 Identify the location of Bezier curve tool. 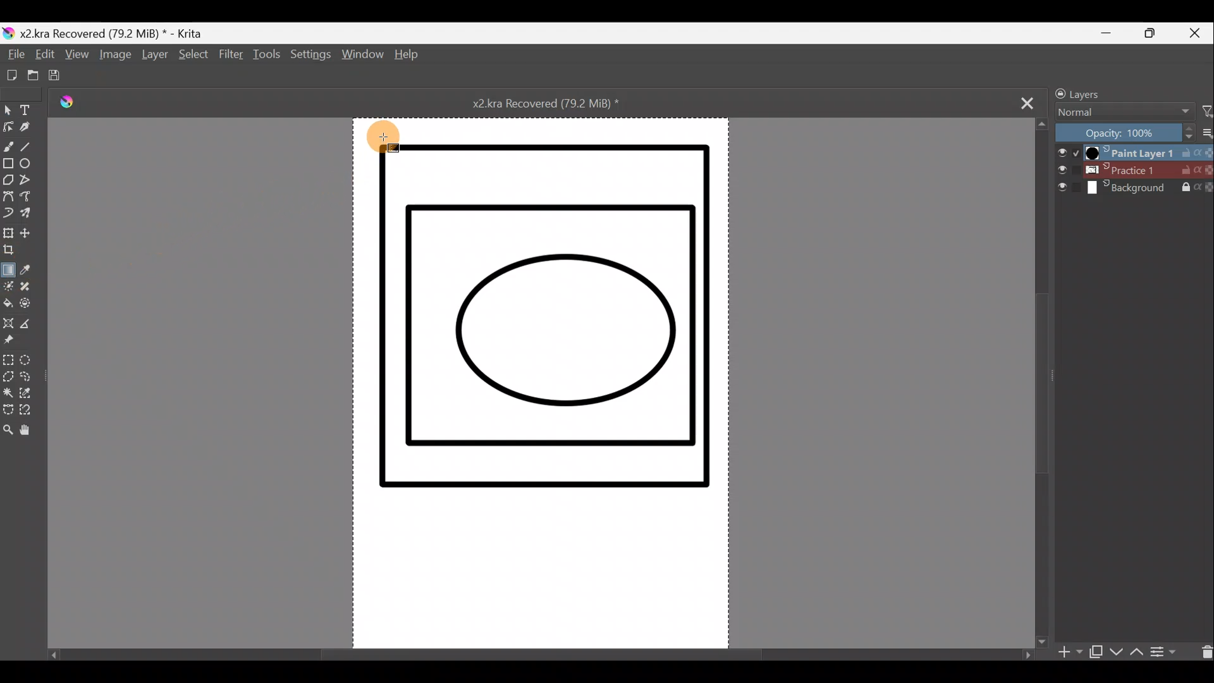
(8, 198).